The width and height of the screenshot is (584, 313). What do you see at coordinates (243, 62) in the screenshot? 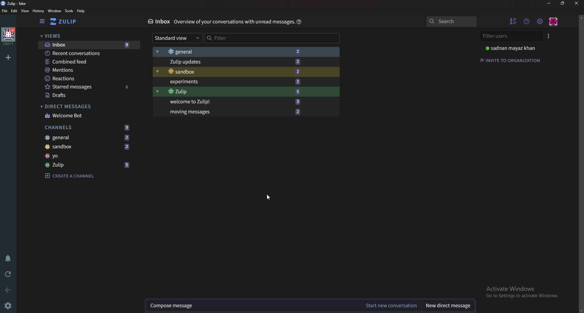
I see `Zulip updates` at bounding box center [243, 62].